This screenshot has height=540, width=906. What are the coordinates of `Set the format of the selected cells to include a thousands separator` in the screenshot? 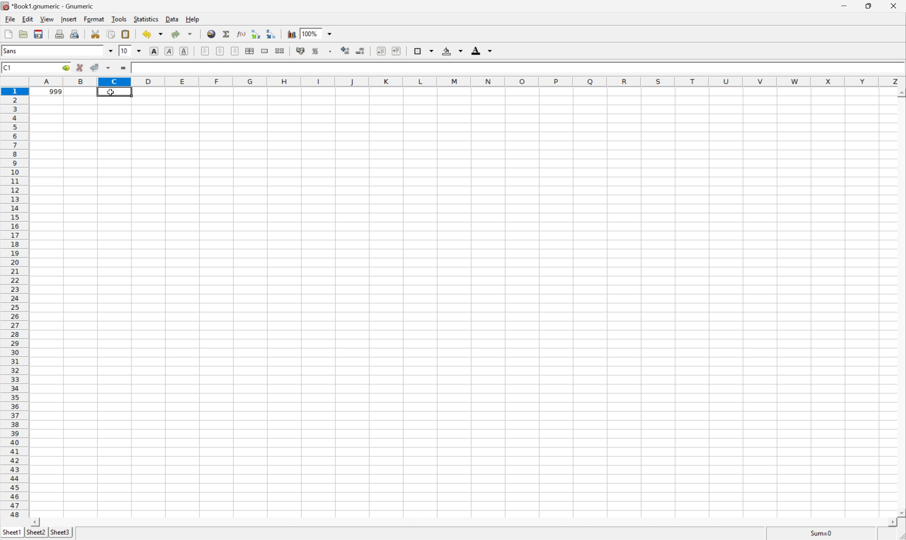 It's located at (331, 51).